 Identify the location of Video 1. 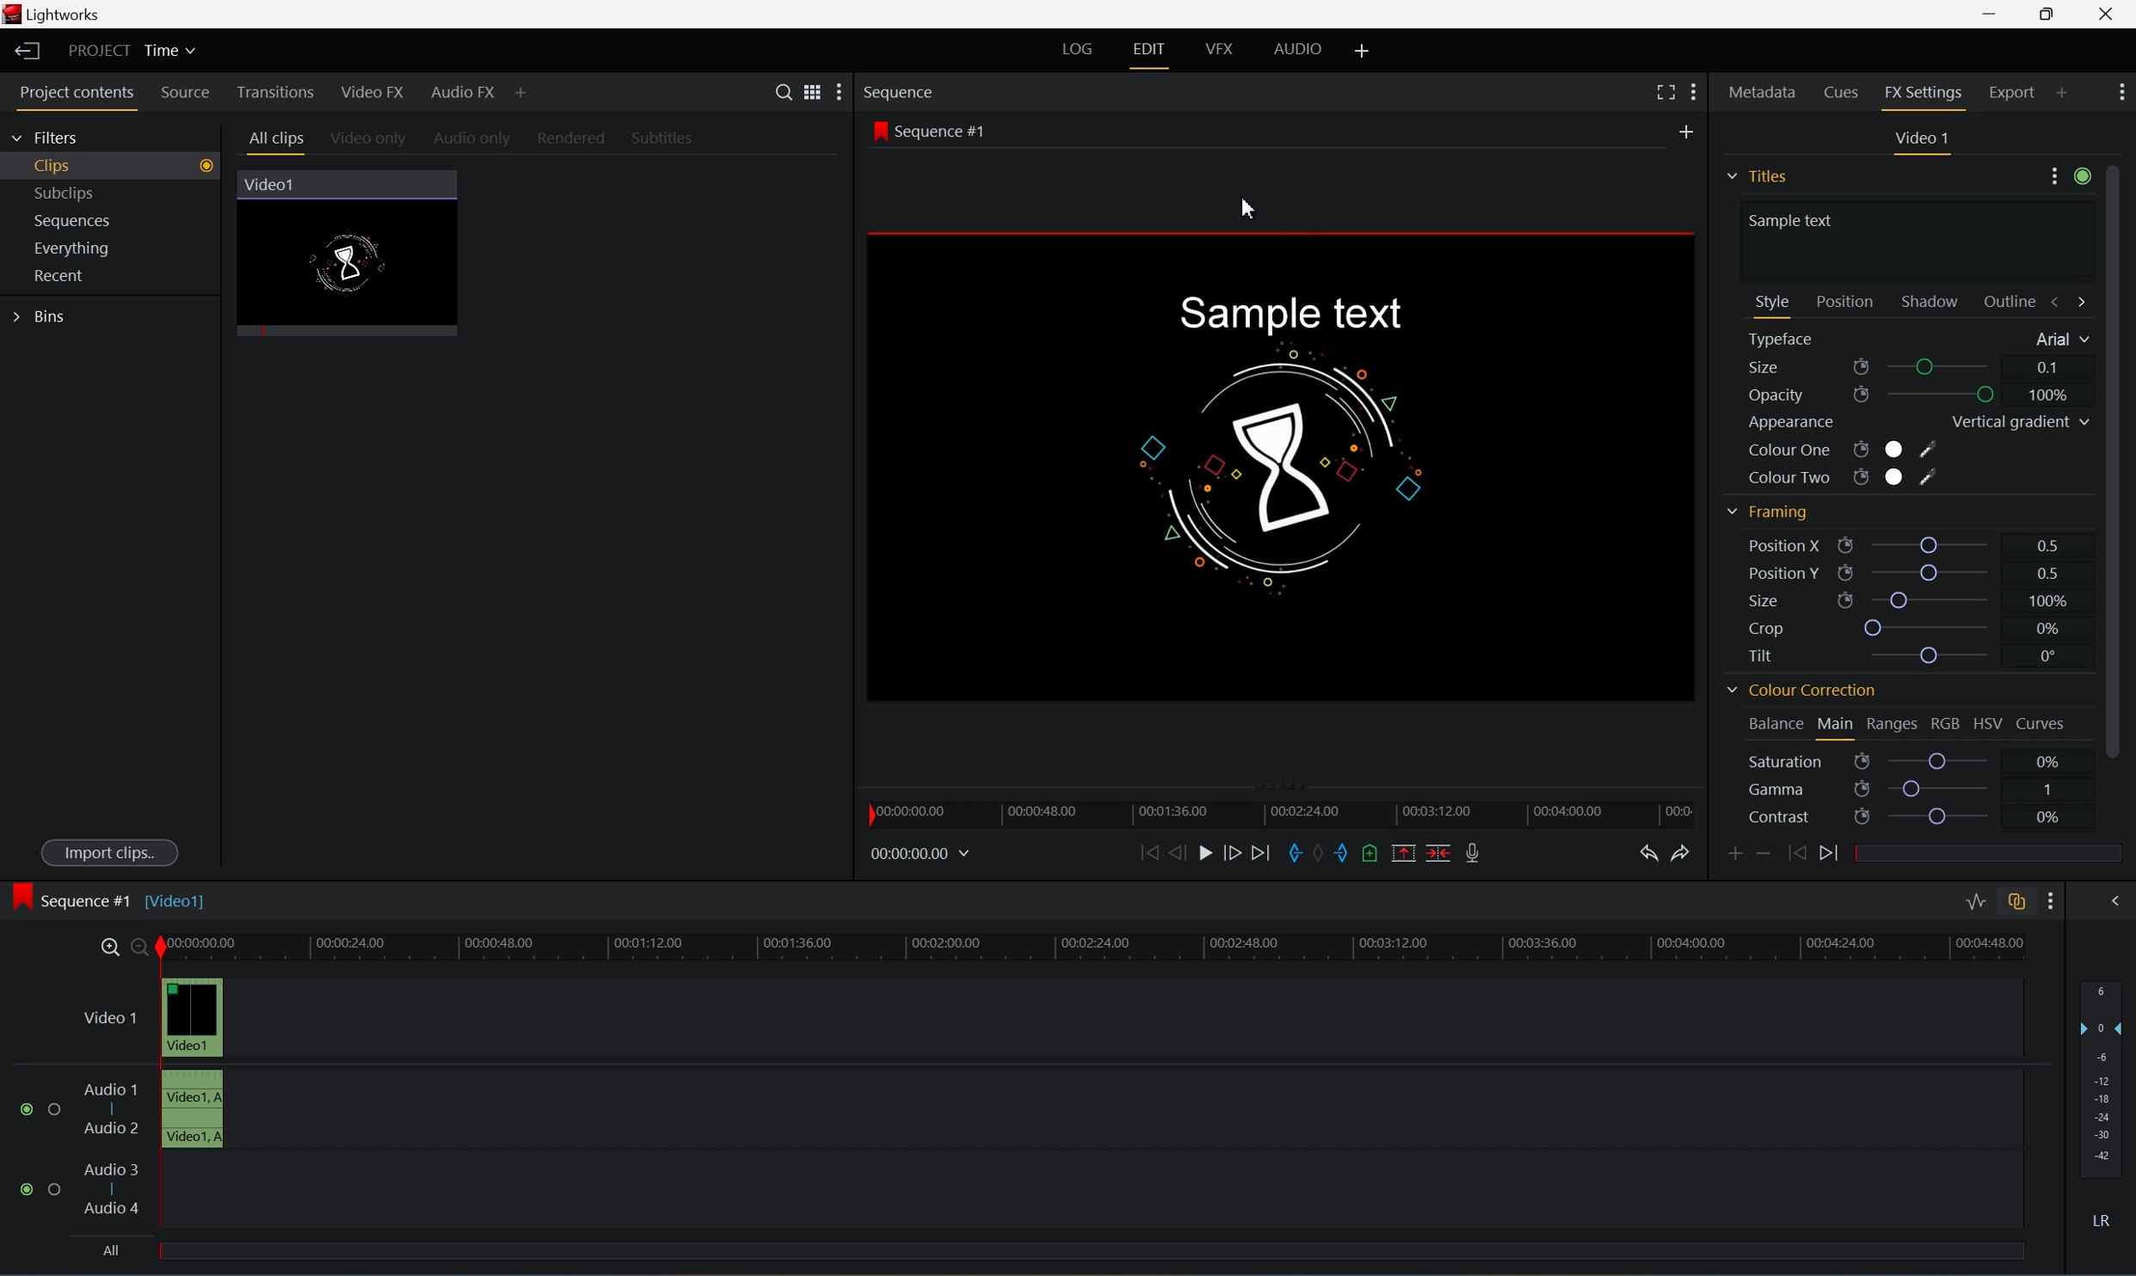
(114, 1020).